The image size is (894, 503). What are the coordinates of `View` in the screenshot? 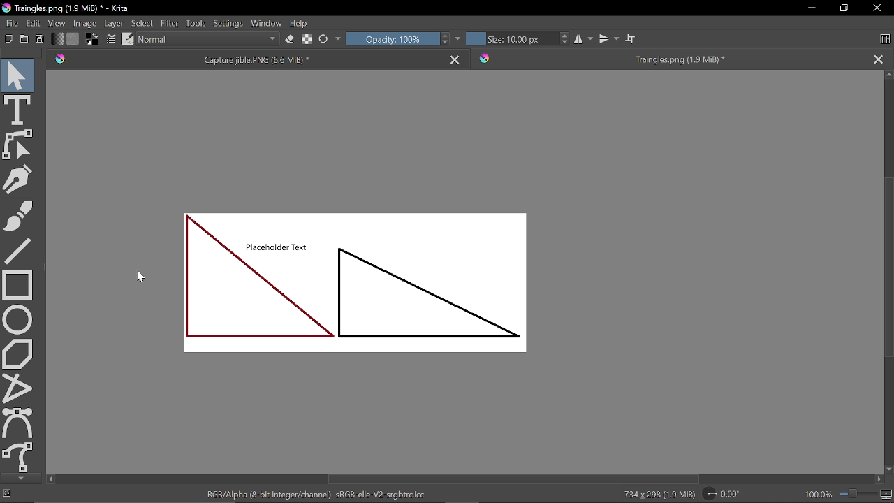 It's located at (56, 23).